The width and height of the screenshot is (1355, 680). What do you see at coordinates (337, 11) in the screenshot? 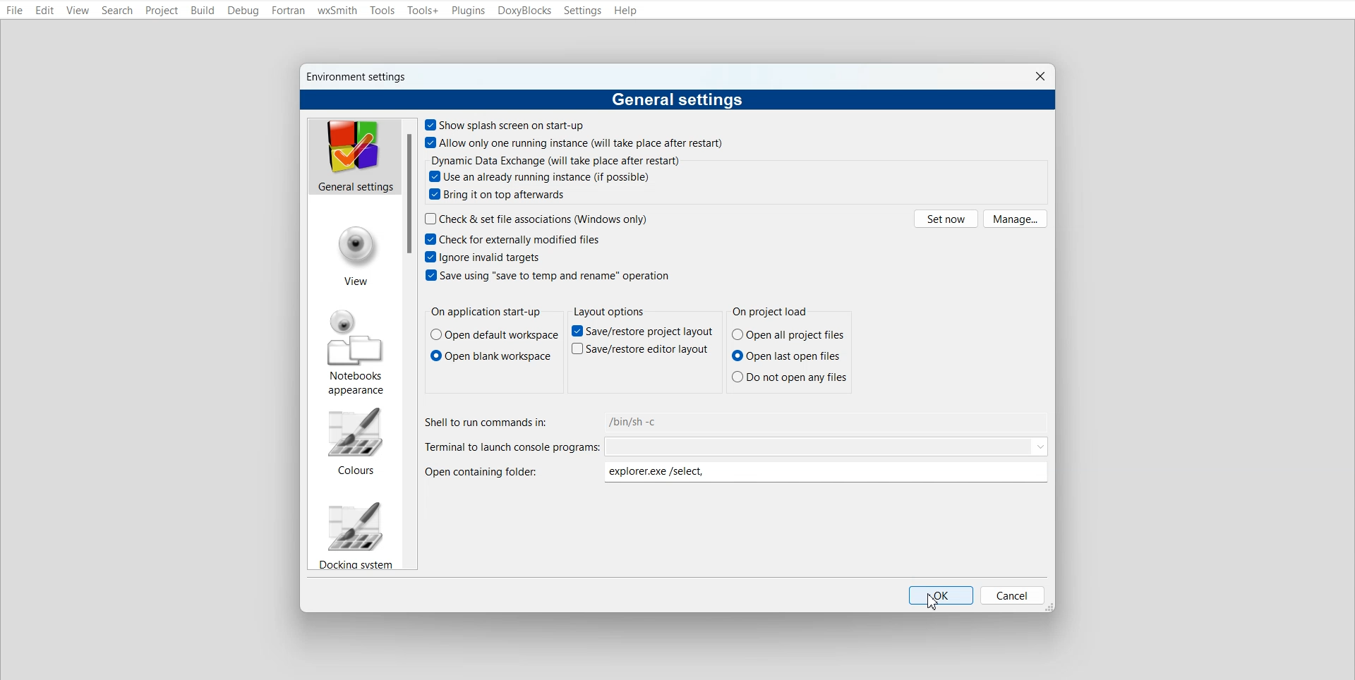
I see `wxSmith` at bounding box center [337, 11].